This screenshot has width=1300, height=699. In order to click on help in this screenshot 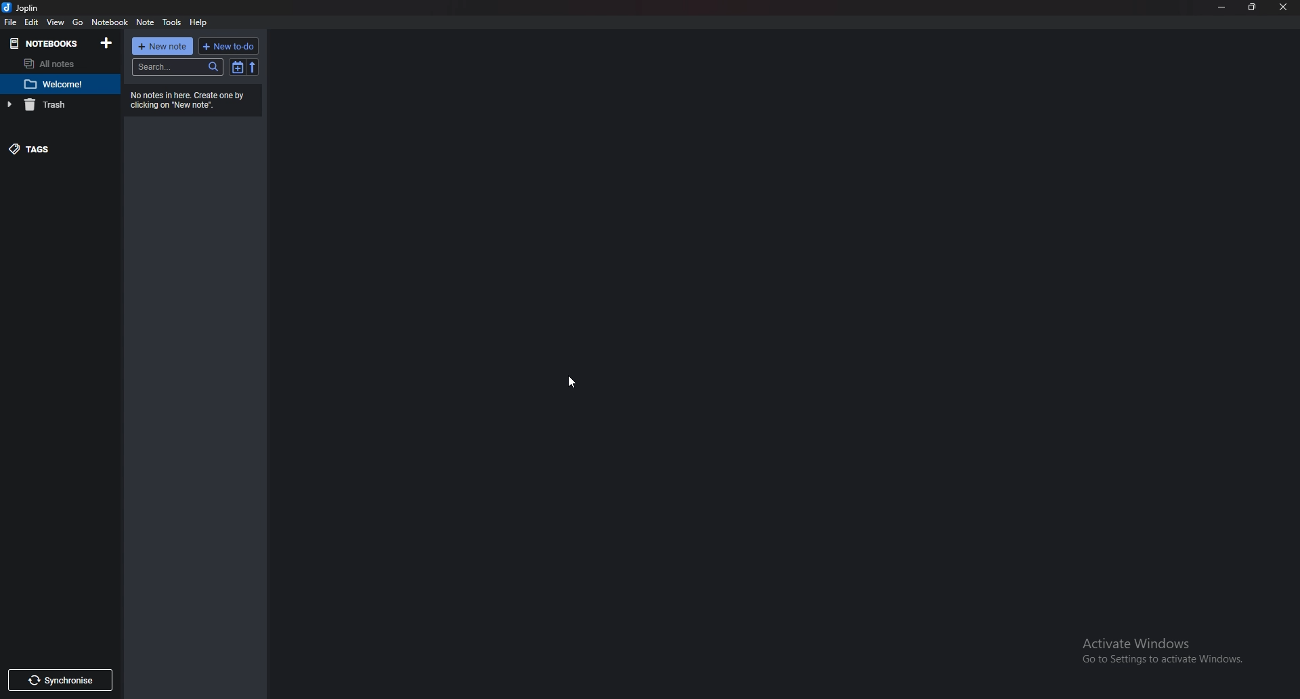, I will do `click(198, 22)`.